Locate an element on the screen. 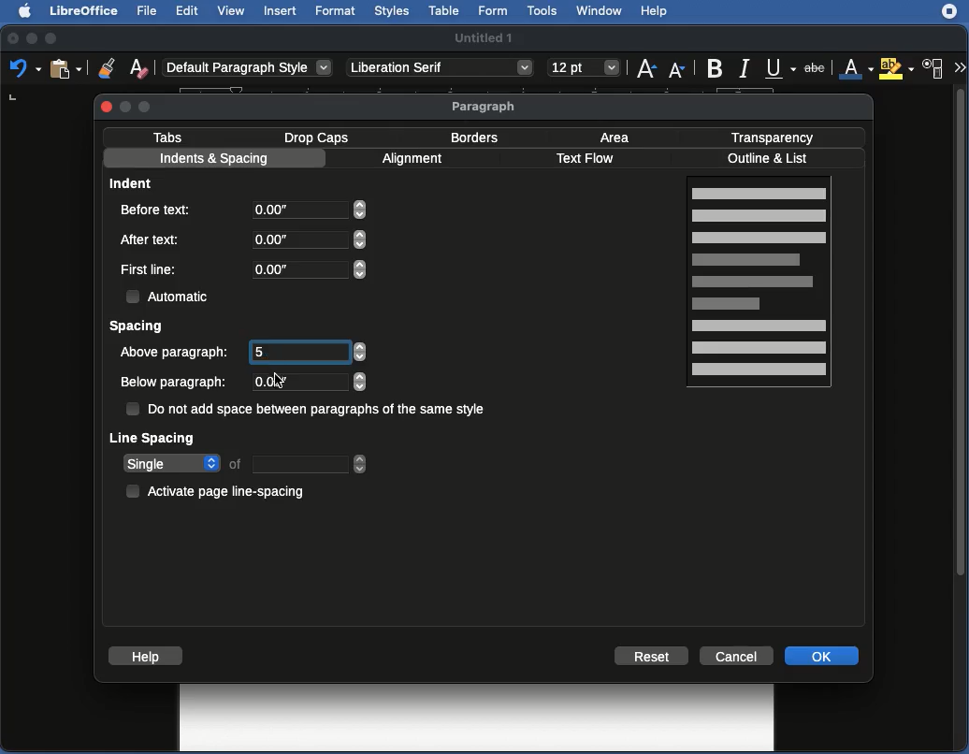  Close is located at coordinates (107, 106).